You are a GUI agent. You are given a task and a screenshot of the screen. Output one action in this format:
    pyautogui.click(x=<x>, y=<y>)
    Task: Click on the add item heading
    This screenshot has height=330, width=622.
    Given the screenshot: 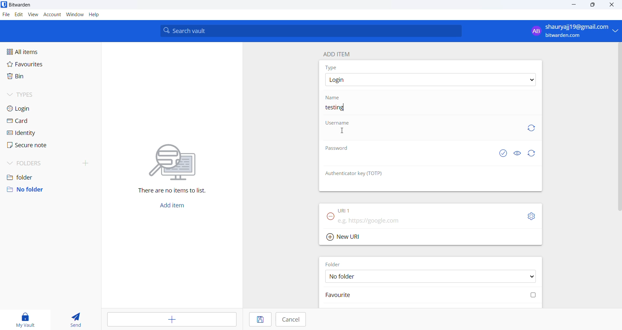 What is the action you would take?
    pyautogui.click(x=337, y=52)
    